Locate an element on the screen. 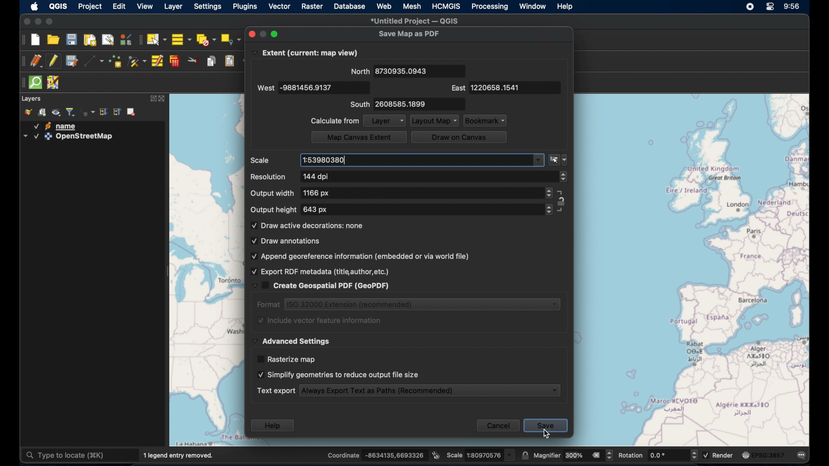  draw active decorations checkbox is located at coordinates (306, 226).